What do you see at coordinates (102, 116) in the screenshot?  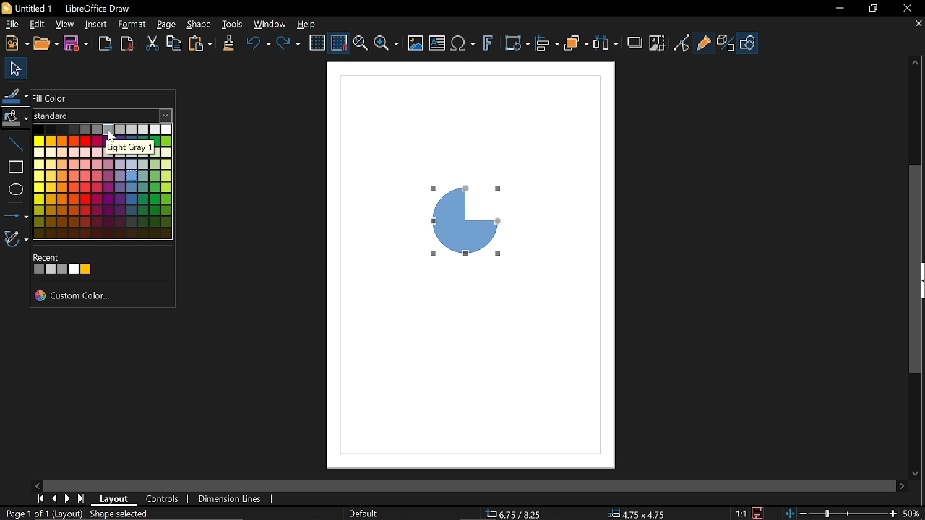 I see `Color format` at bounding box center [102, 116].